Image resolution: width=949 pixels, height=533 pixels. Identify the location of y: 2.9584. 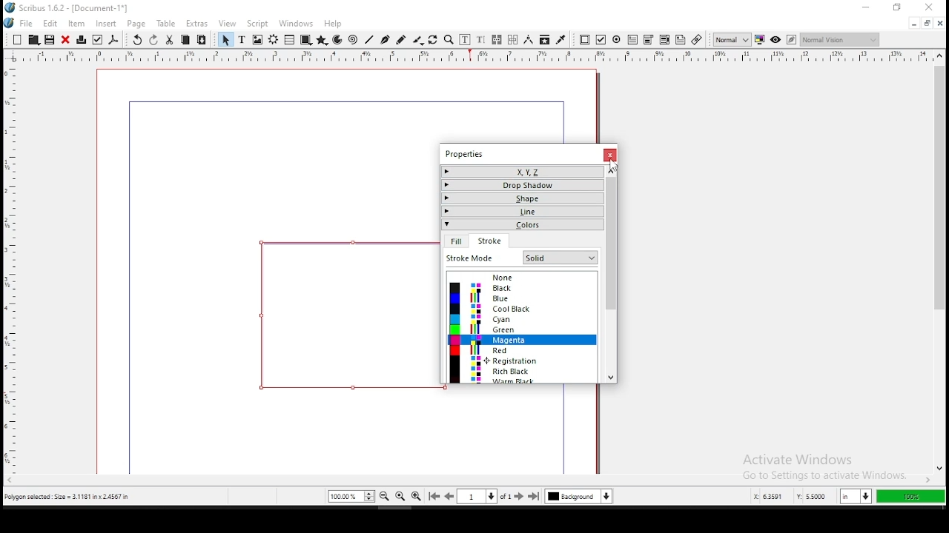
(811, 497).